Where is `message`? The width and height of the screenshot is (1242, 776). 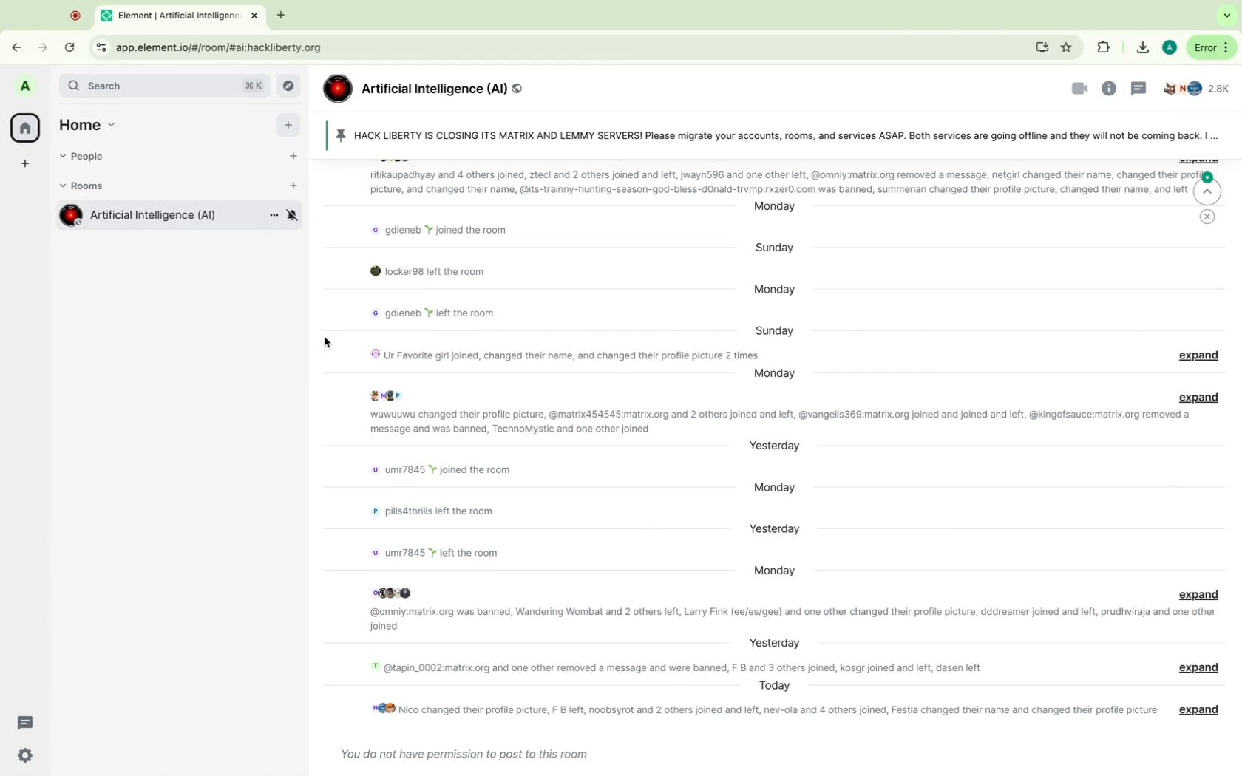
message is located at coordinates (444, 231).